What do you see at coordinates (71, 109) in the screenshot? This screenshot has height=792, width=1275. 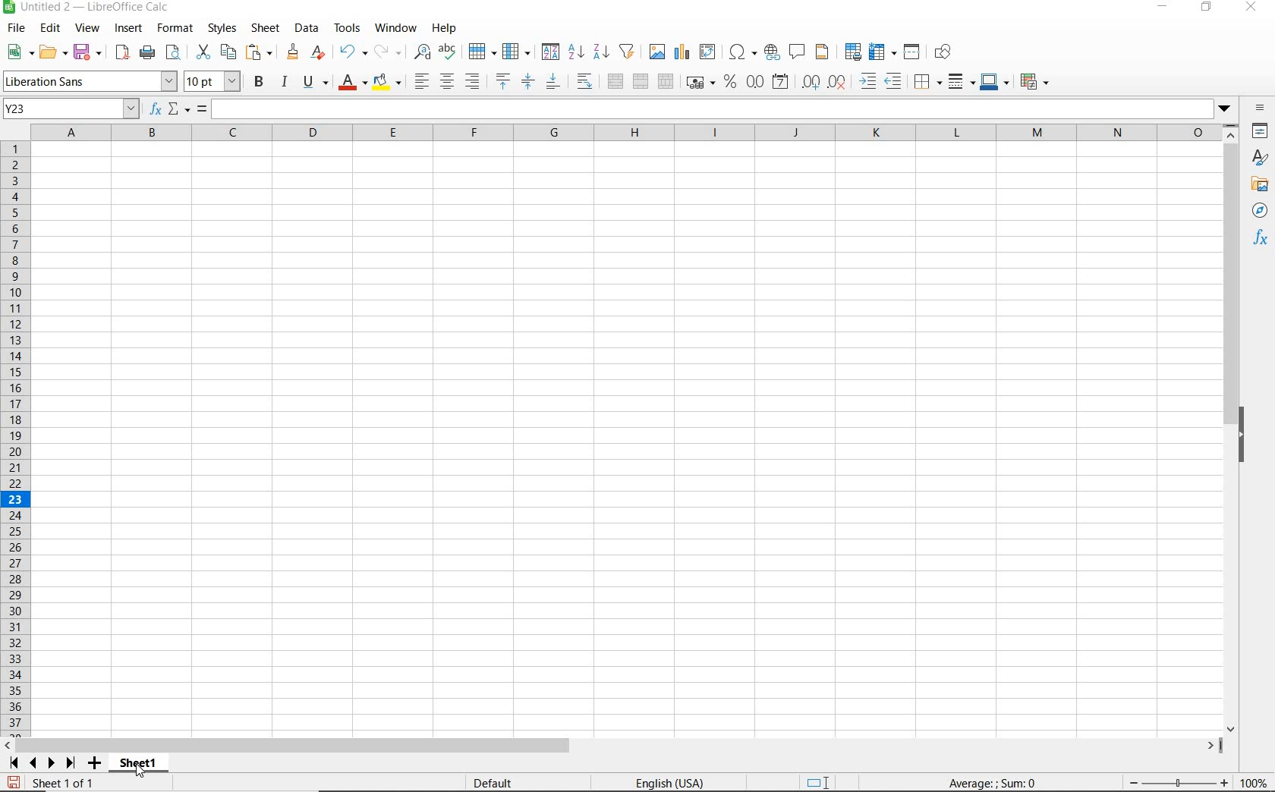 I see `NAME BOX` at bounding box center [71, 109].